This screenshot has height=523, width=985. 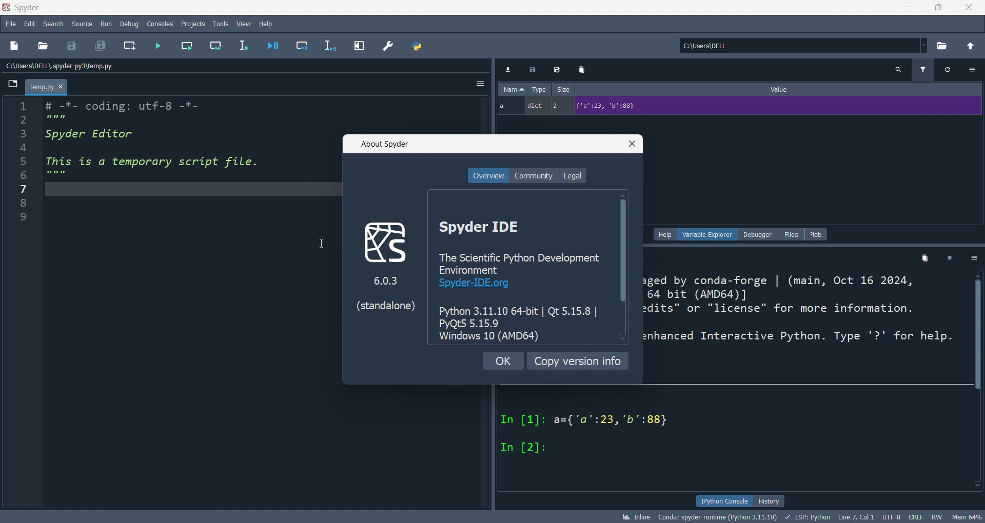 I want to click on debug file, so click(x=273, y=45).